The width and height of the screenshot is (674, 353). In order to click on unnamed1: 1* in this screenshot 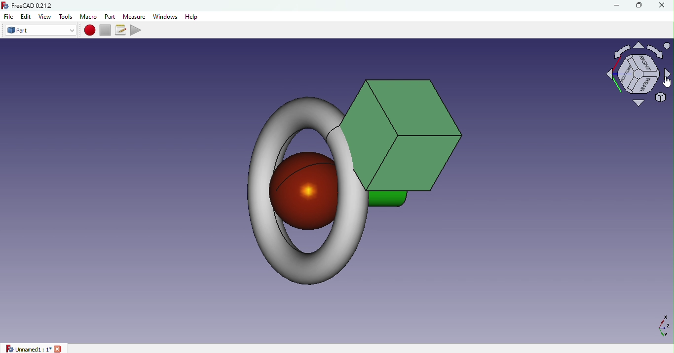, I will do `click(33, 348)`.